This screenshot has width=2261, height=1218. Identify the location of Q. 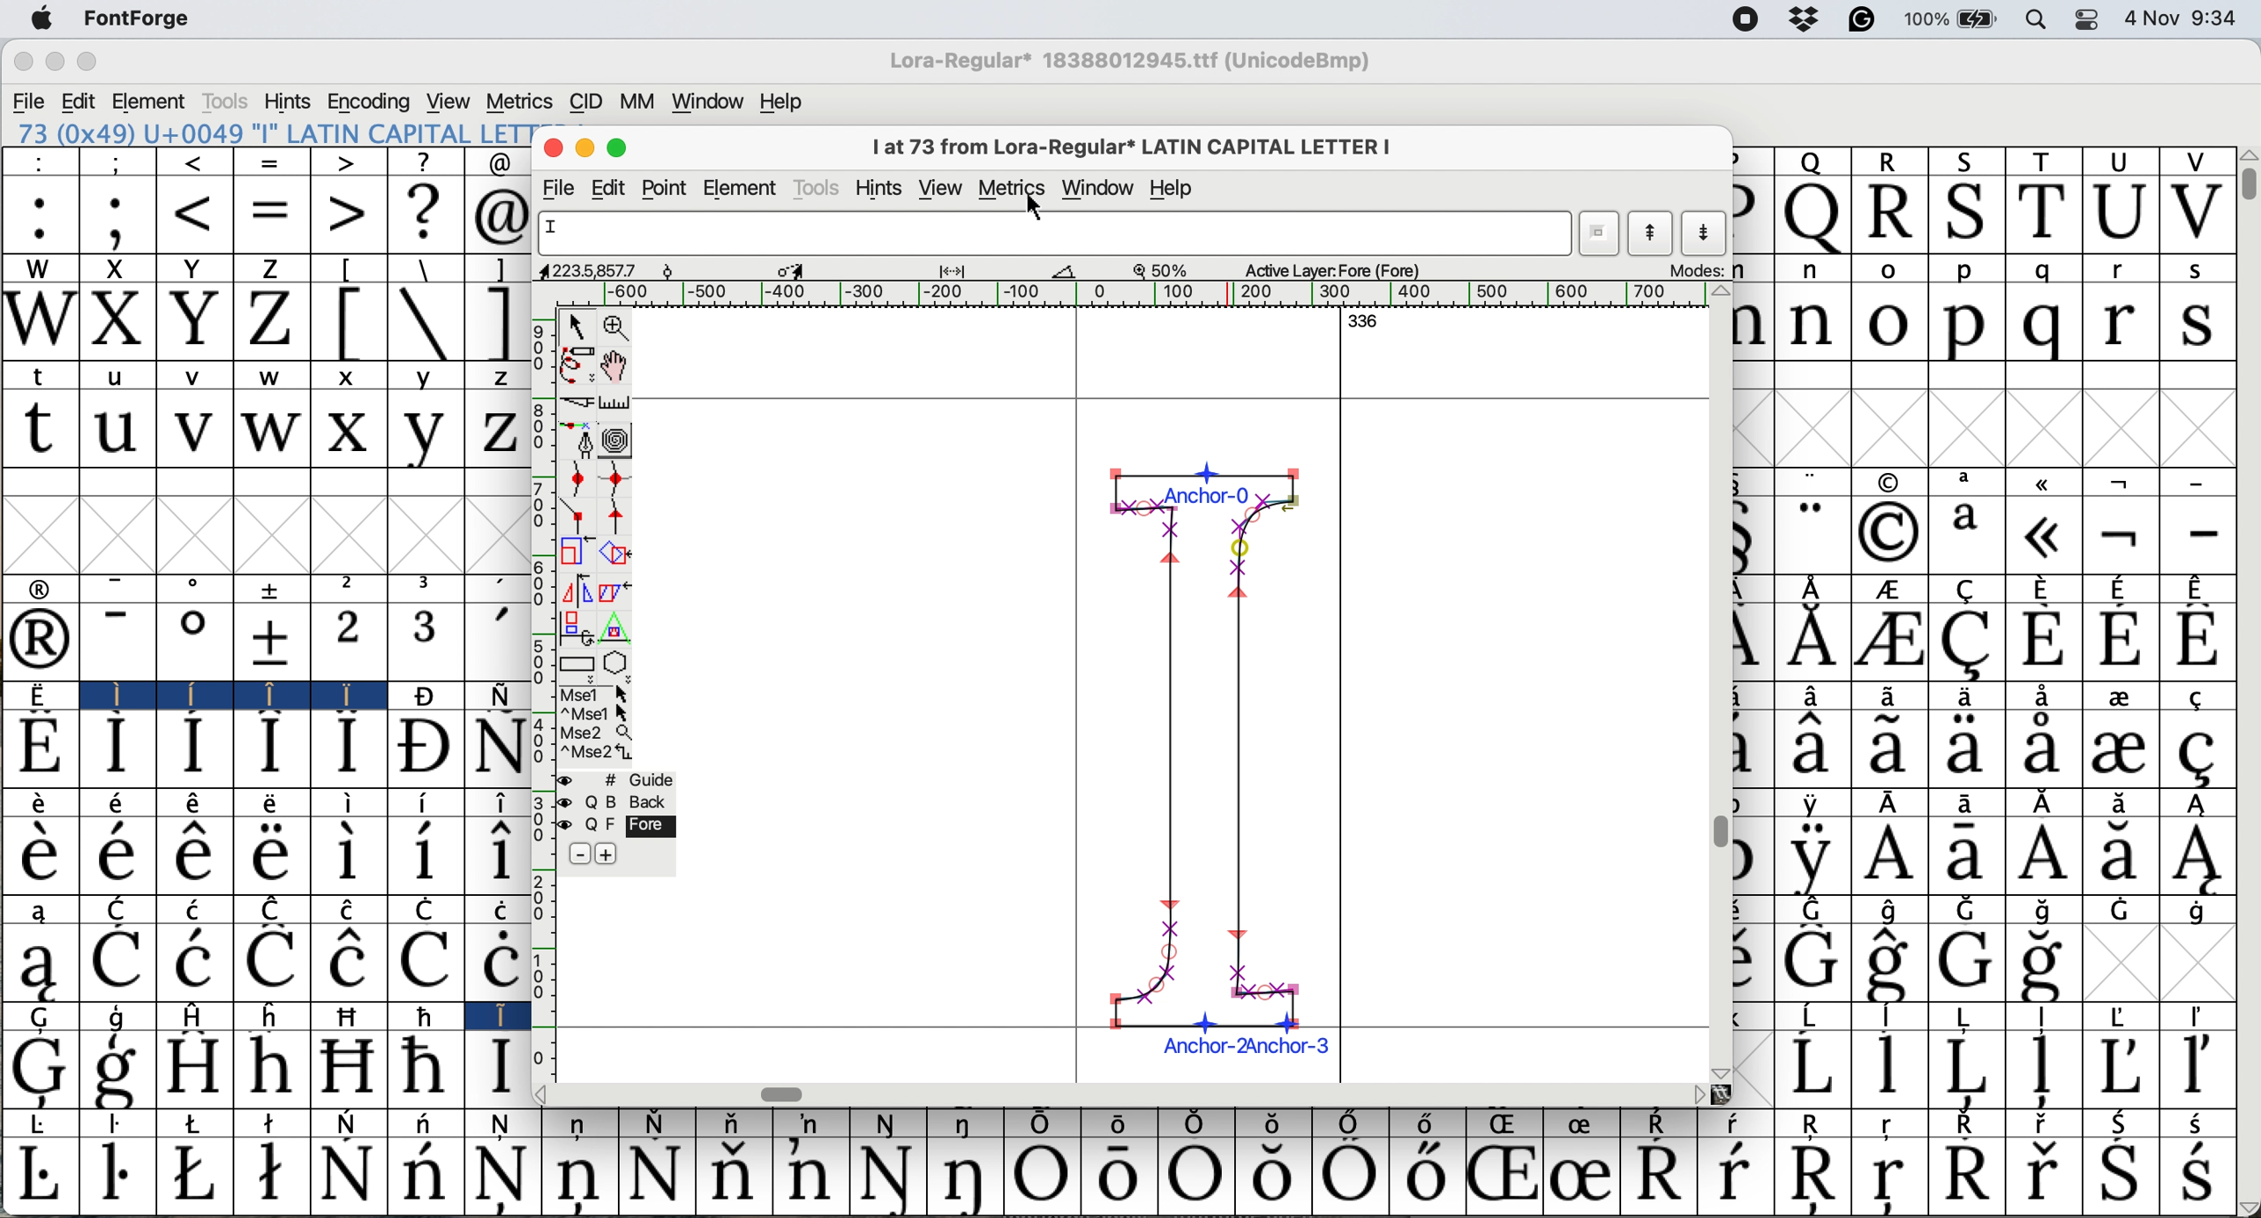
(1811, 161).